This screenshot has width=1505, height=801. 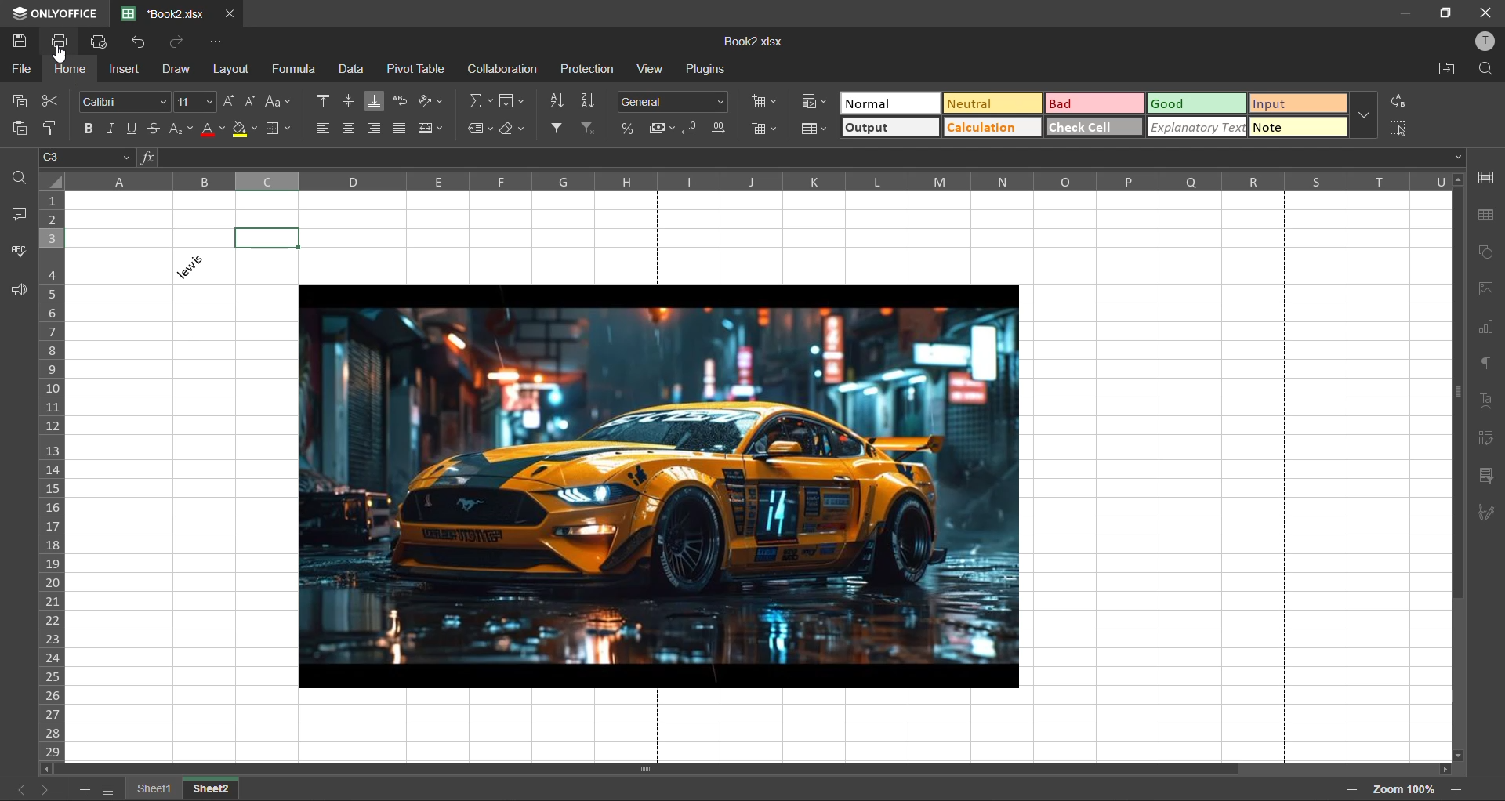 I want to click on cell settings, so click(x=1486, y=177).